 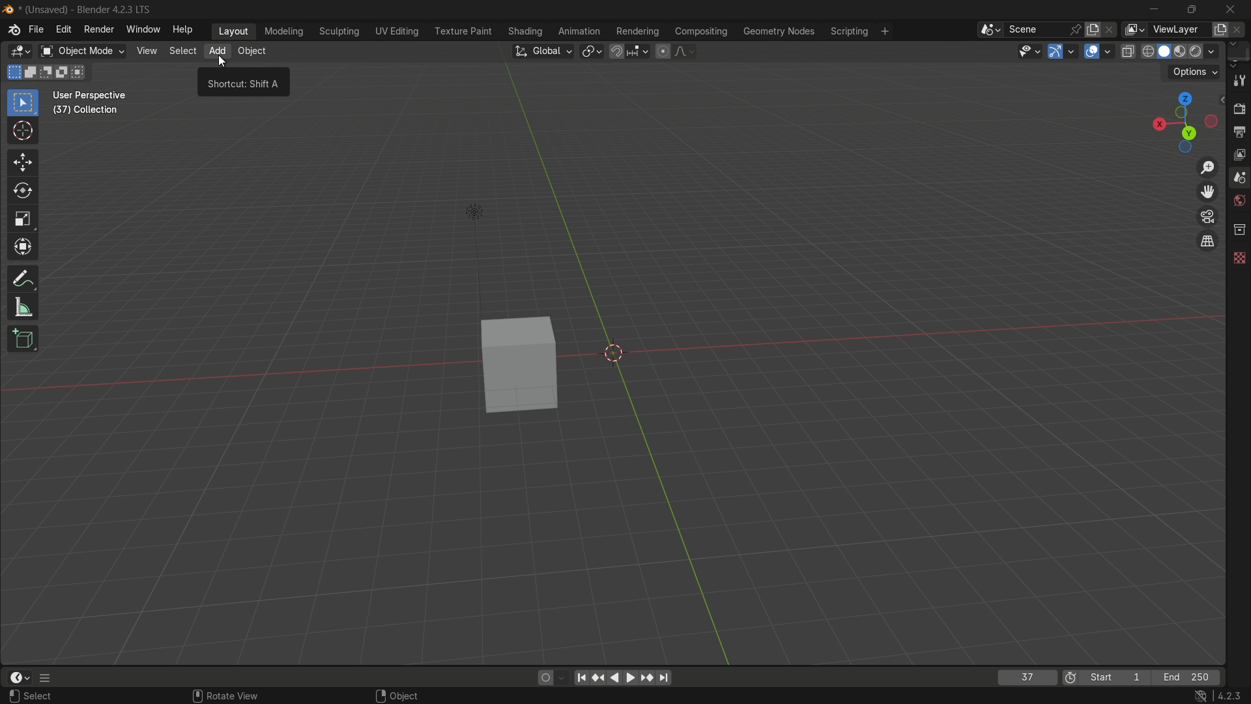 I want to click on render menu, so click(x=97, y=30).